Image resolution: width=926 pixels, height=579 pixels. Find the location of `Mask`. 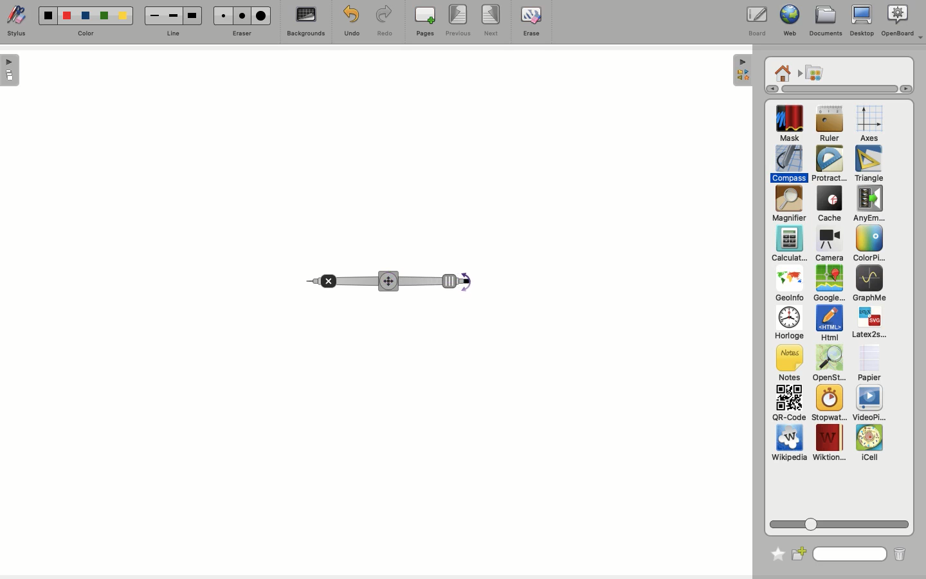

Mask is located at coordinates (790, 125).